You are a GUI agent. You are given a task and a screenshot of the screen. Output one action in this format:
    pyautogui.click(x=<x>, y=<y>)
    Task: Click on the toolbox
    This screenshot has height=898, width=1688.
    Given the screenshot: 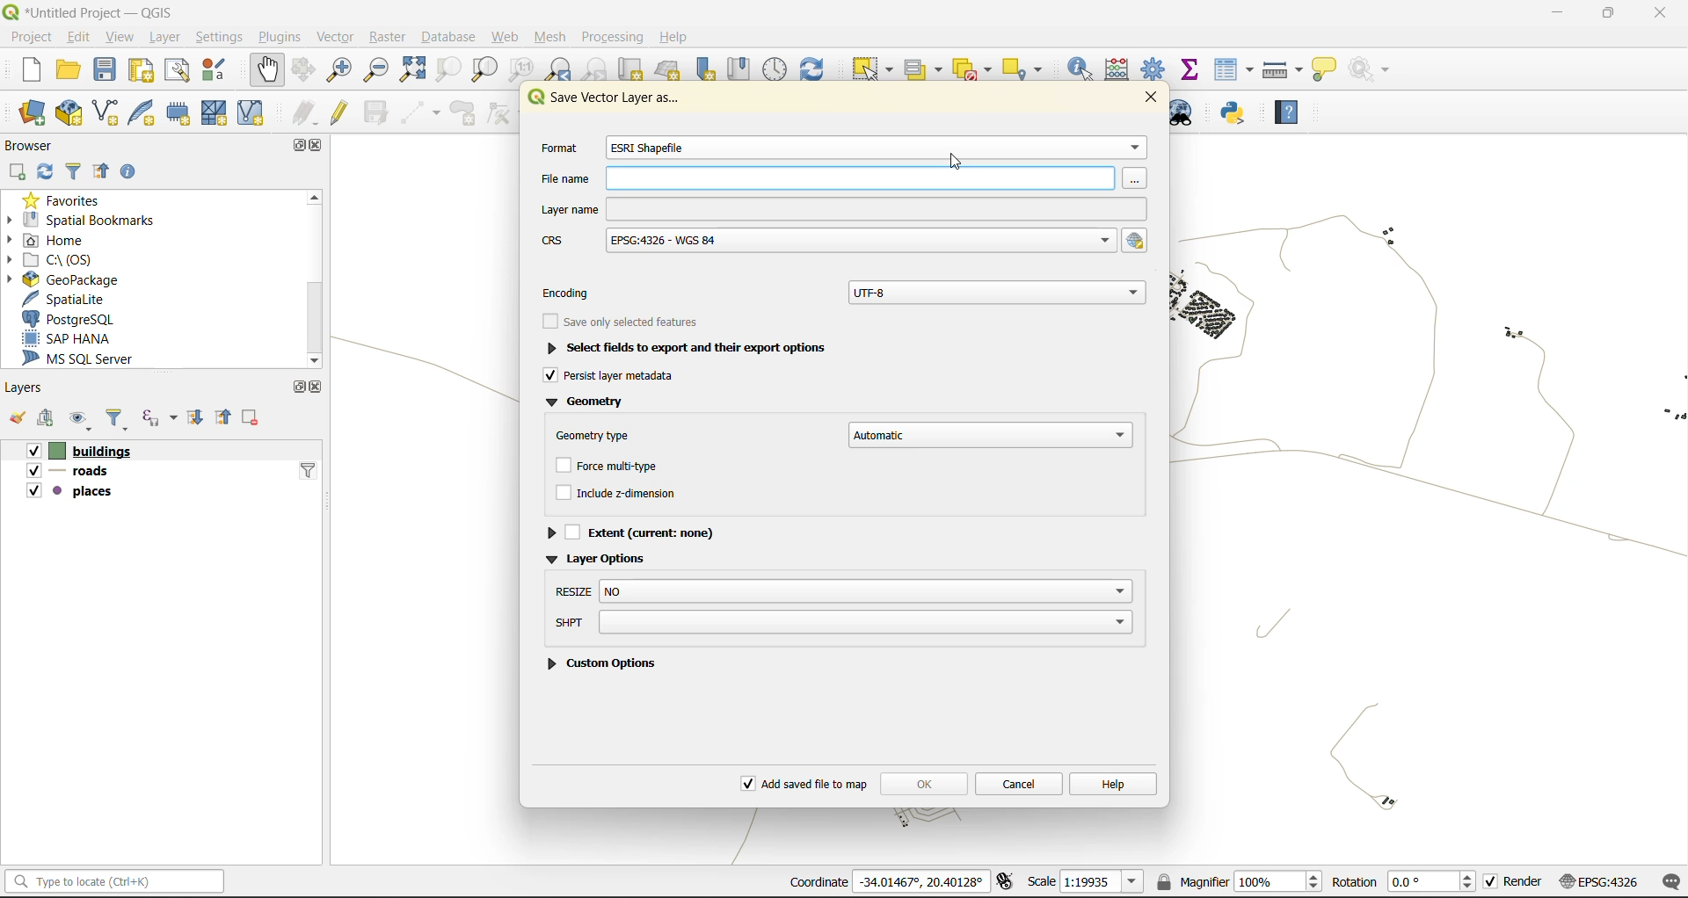 What is the action you would take?
    pyautogui.click(x=1154, y=71)
    